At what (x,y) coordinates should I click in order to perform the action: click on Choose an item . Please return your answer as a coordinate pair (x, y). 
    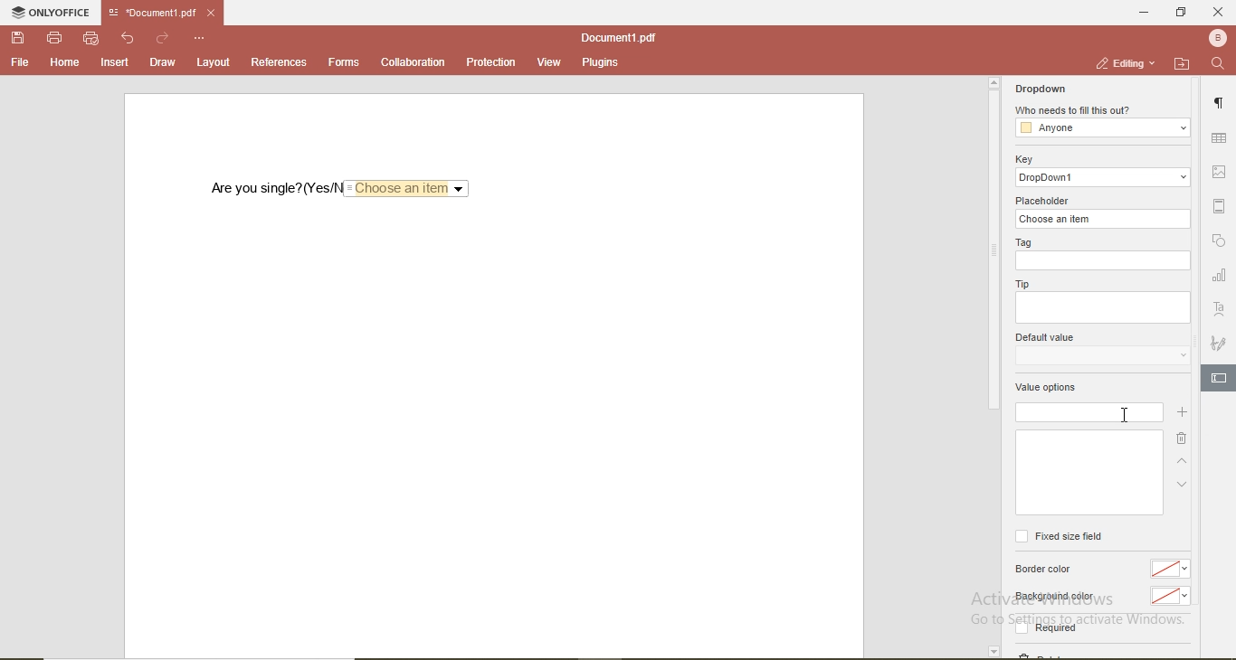
    Looking at the image, I should click on (407, 189).